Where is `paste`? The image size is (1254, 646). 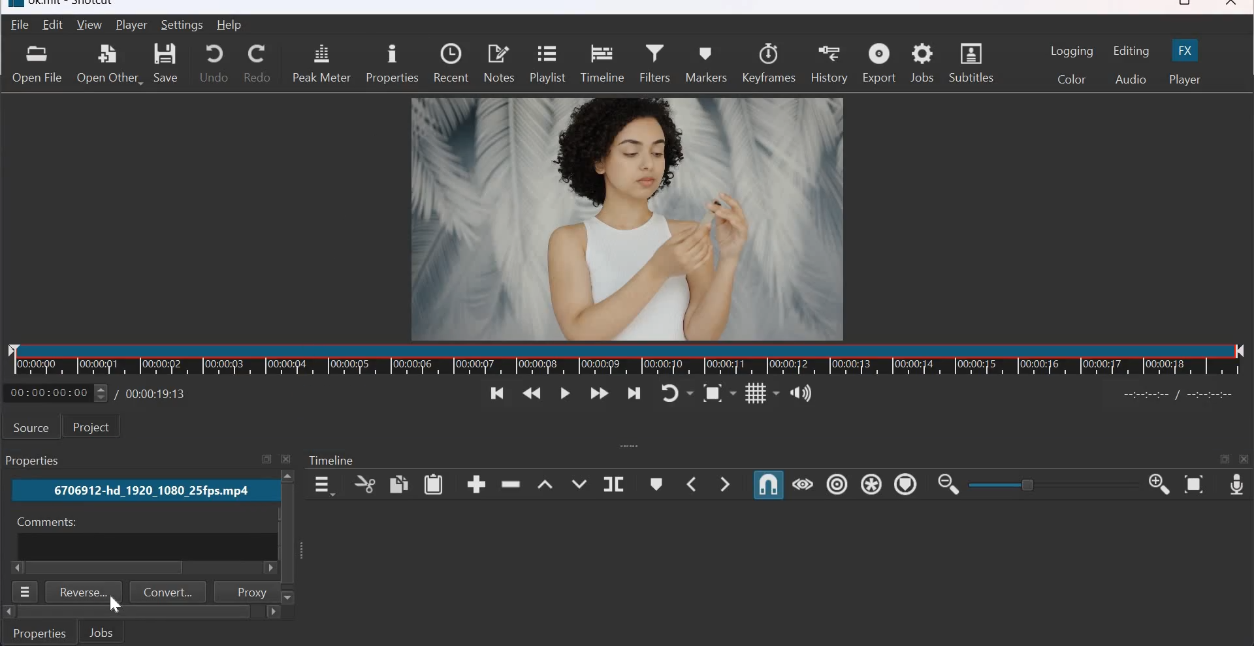 paste is located at coordinates (434, 484).